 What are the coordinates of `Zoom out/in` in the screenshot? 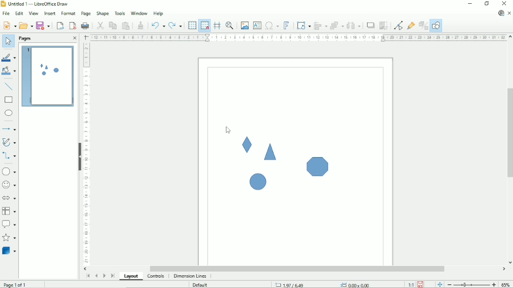 It's located at (471, 285).